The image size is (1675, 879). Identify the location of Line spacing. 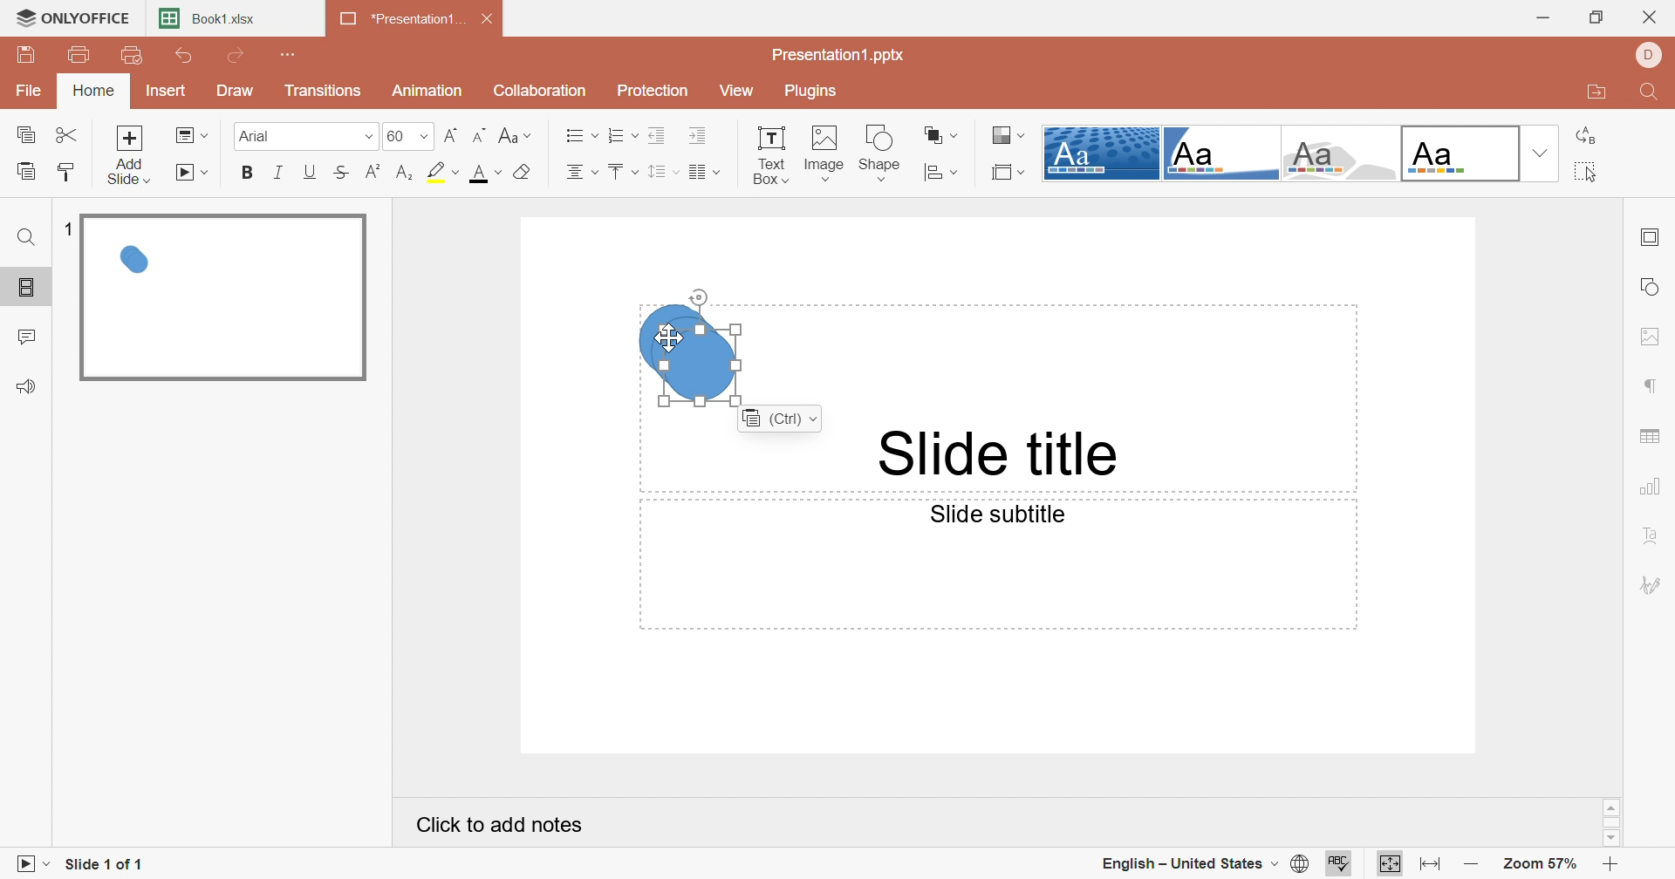
(662, 173).